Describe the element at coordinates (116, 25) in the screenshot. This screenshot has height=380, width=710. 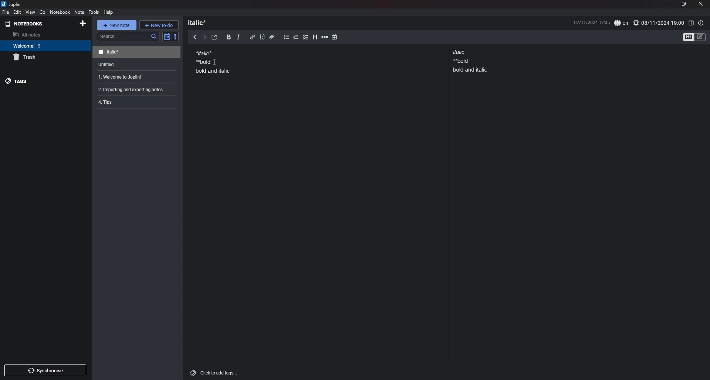
I see `new note` at that location.